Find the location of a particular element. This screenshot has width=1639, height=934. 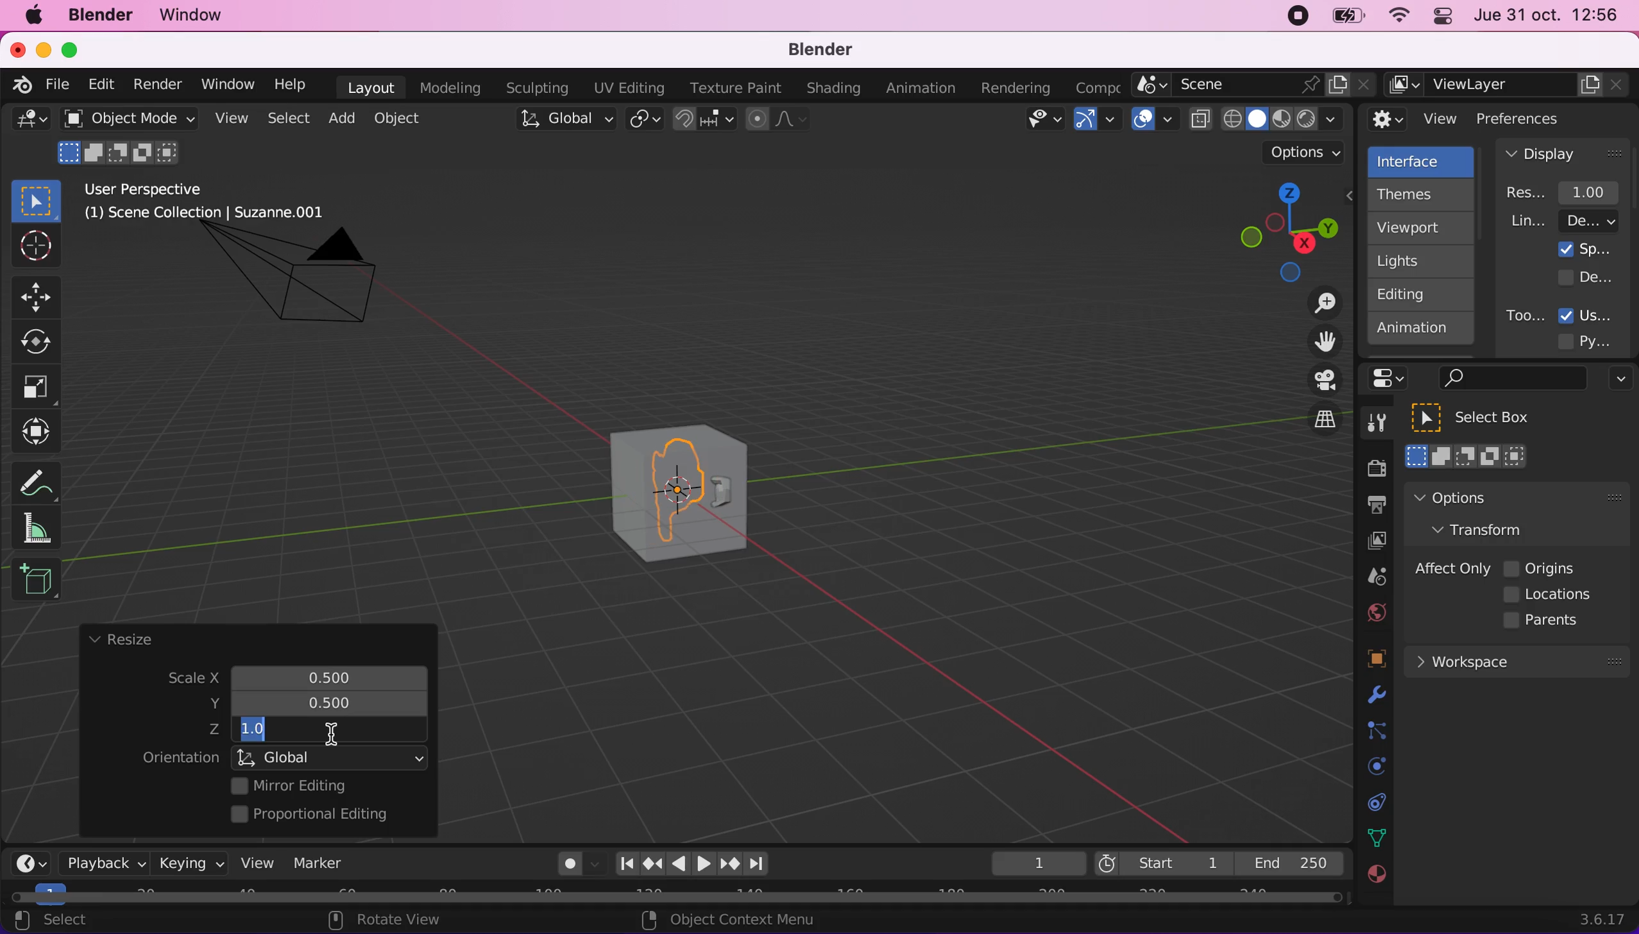

scale is located at coordinates (182, 679).